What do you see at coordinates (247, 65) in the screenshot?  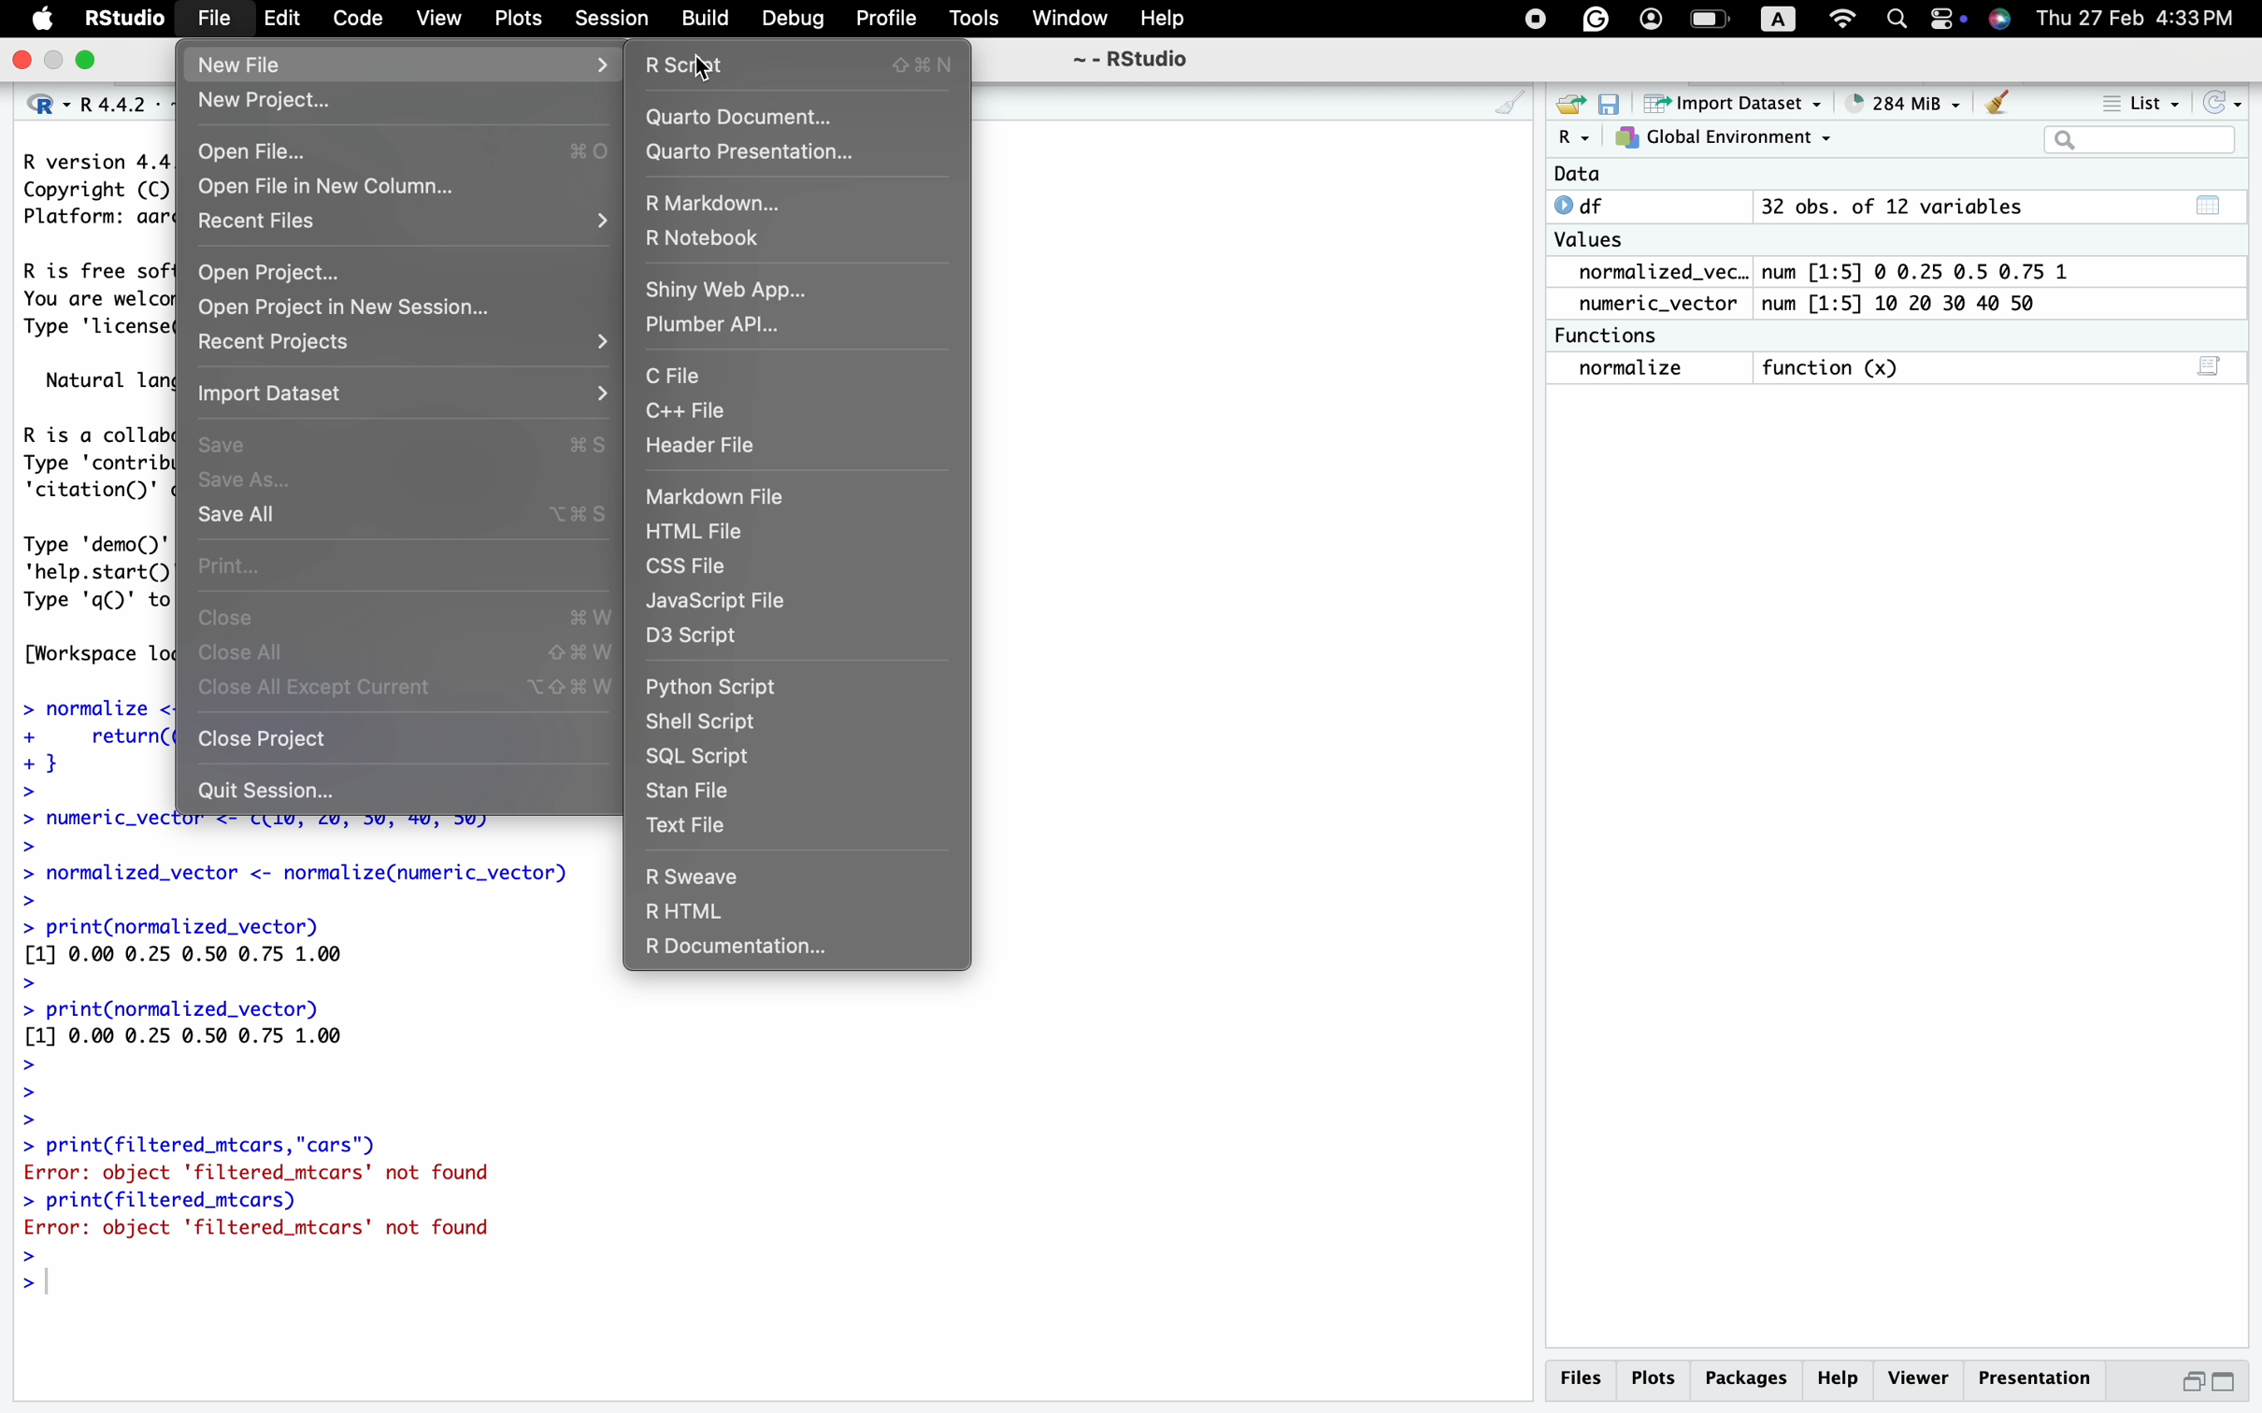 I see `New File` at bounding box center [247, 65].